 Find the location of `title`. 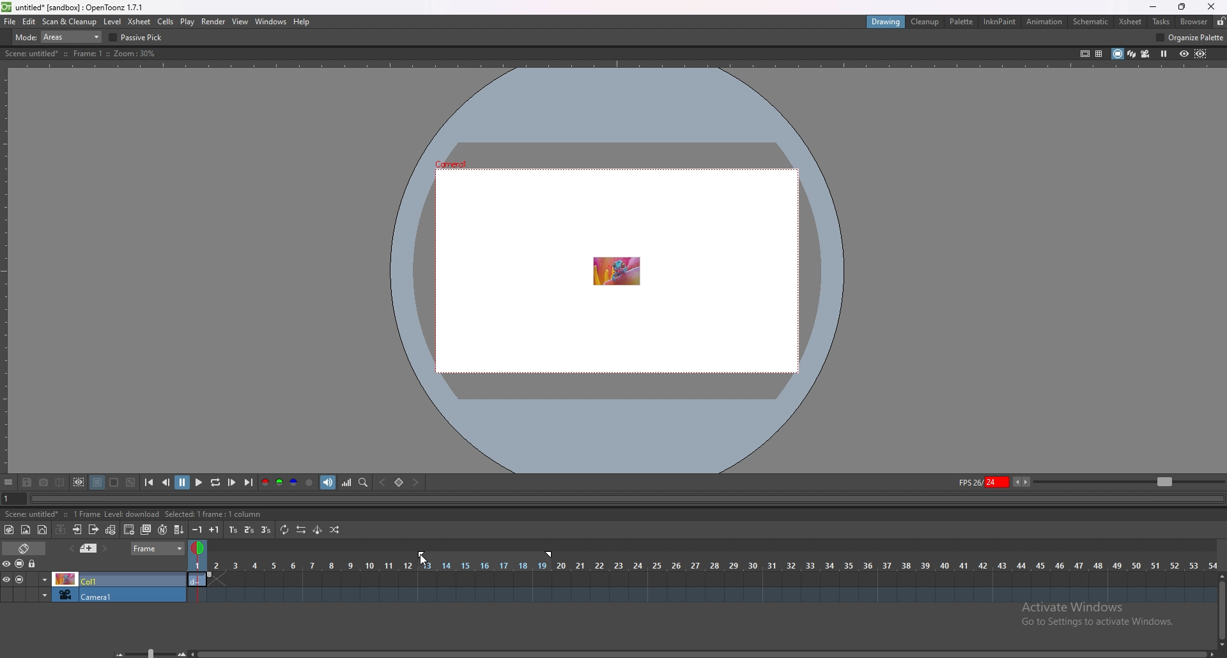

title is located at coordinates (75, 8).